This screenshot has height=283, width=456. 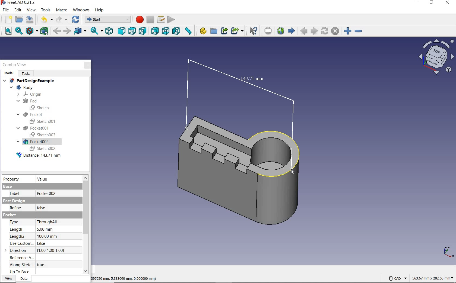 I want to click on draw style, so click(x=31, y=31).